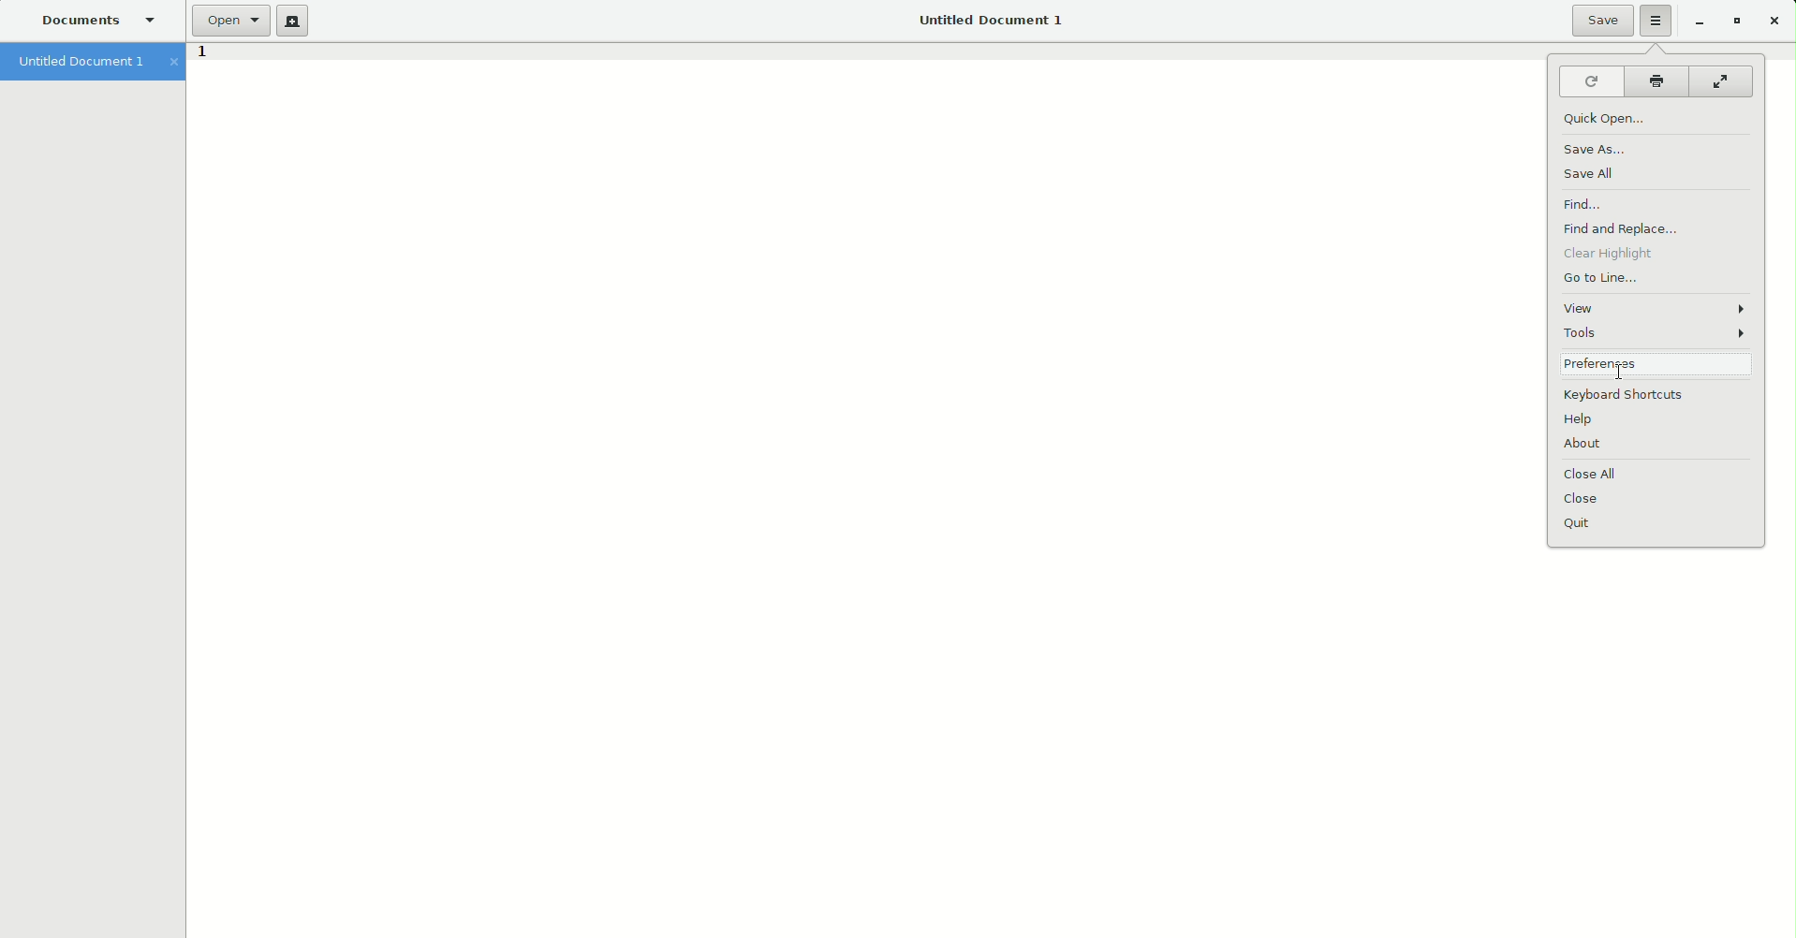 This screenshot has height=938, width=1796. Describe the element at coordinates (1656, 22) in the screenshot. I see `Options` at that location.